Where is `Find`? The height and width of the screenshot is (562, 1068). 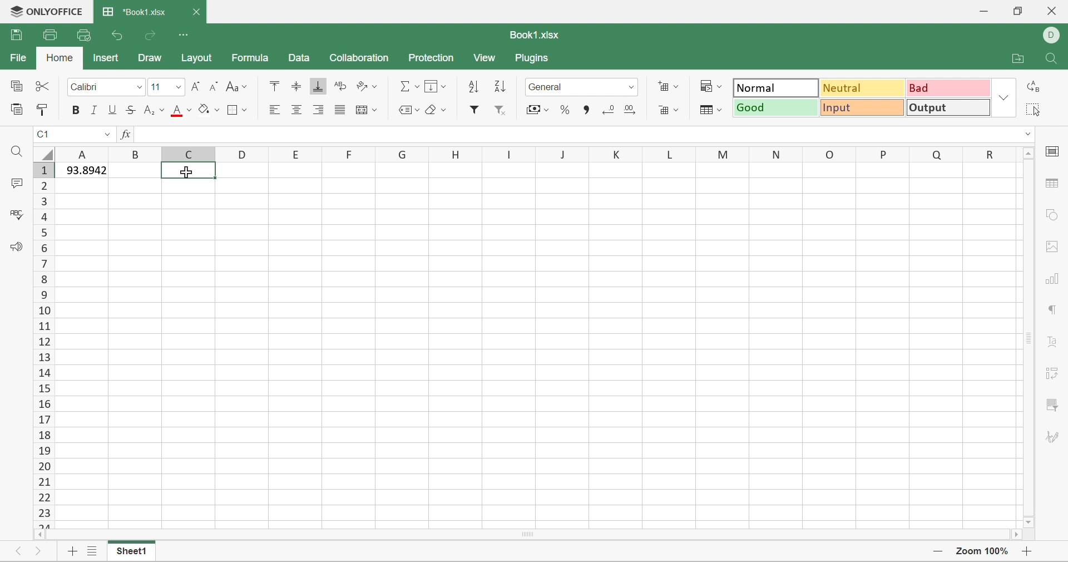
Find is located at coordinates (1047, 59).